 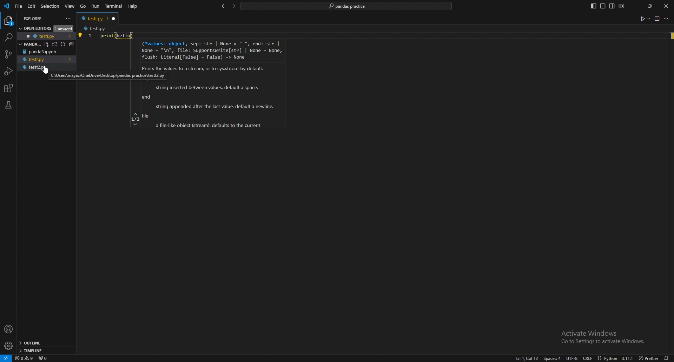 I want to click on warnings, so click(x=25, y=358).